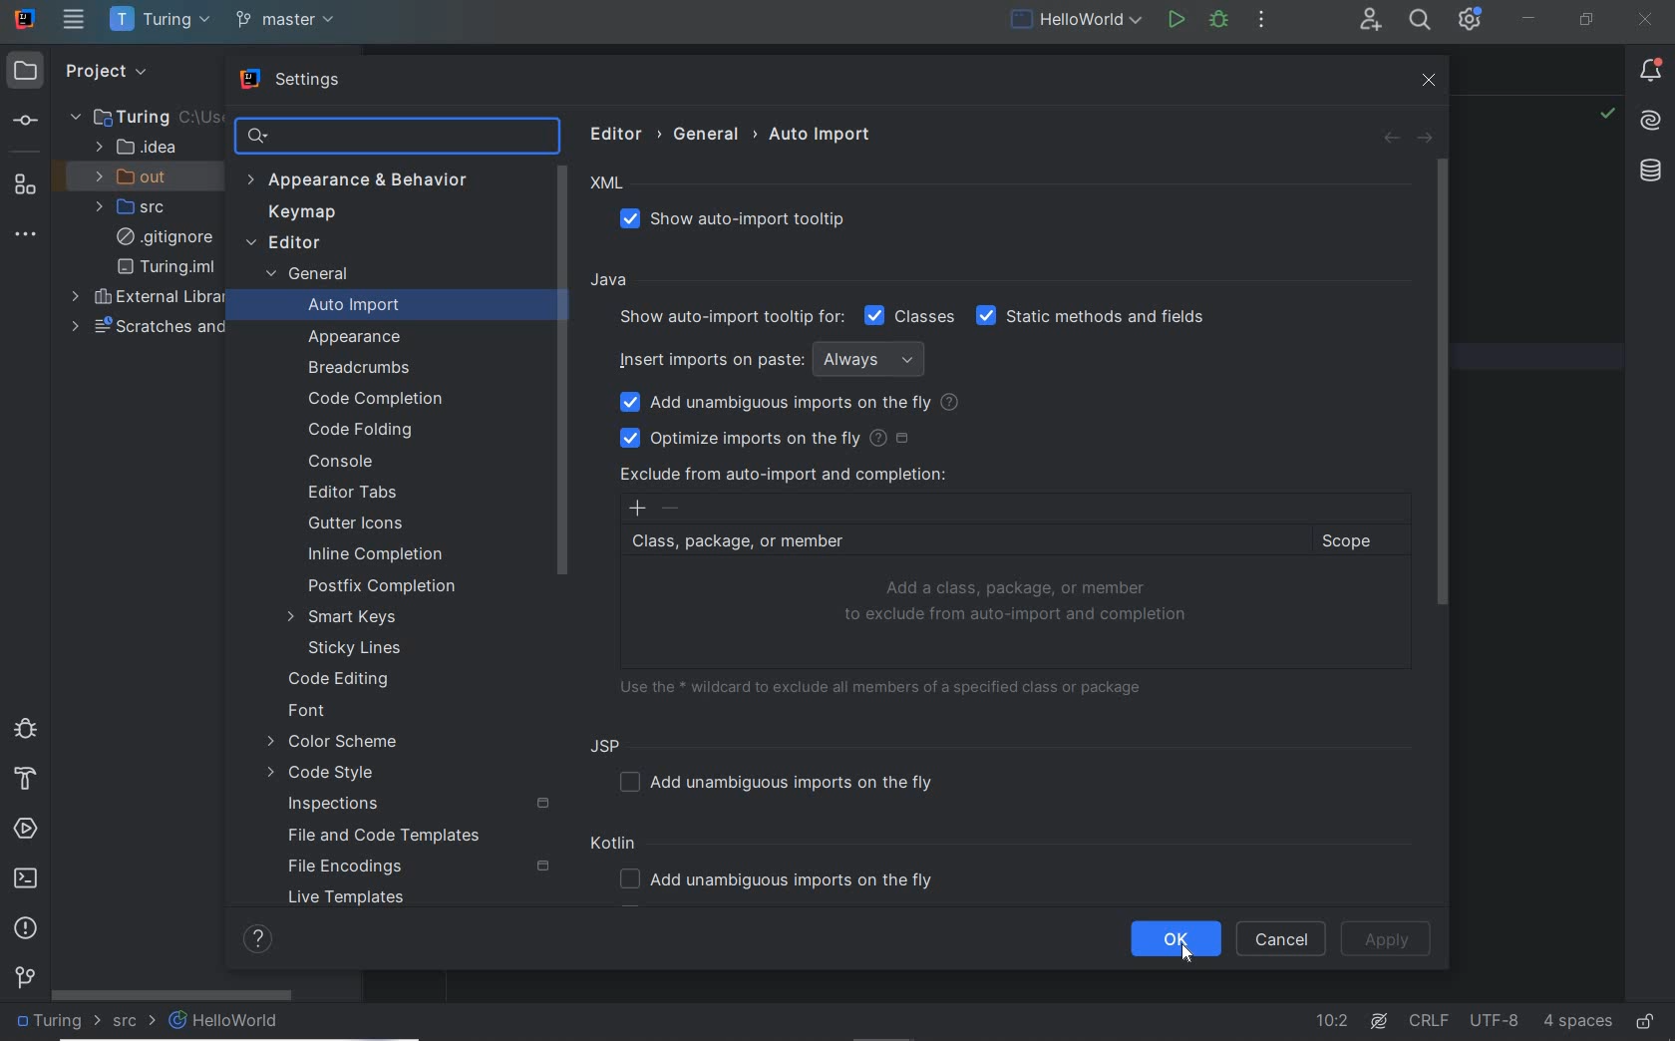  I want to click on src, so click(138, 207).